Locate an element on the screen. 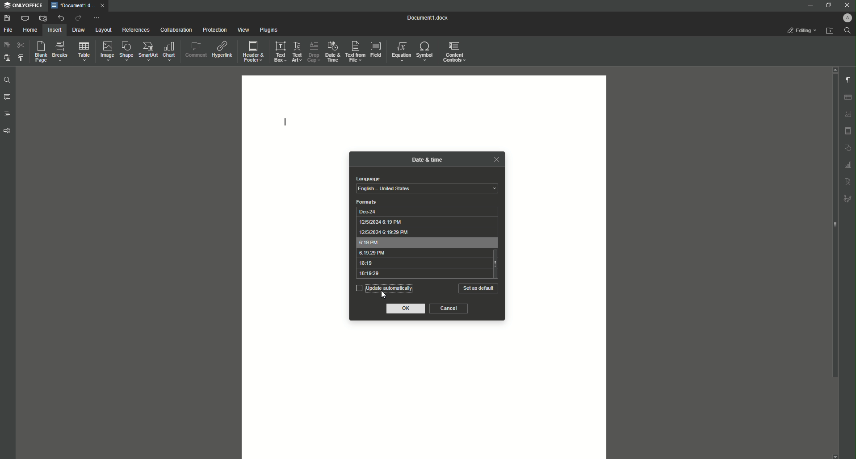  6:19 PM is located at coordinates (423, 242).